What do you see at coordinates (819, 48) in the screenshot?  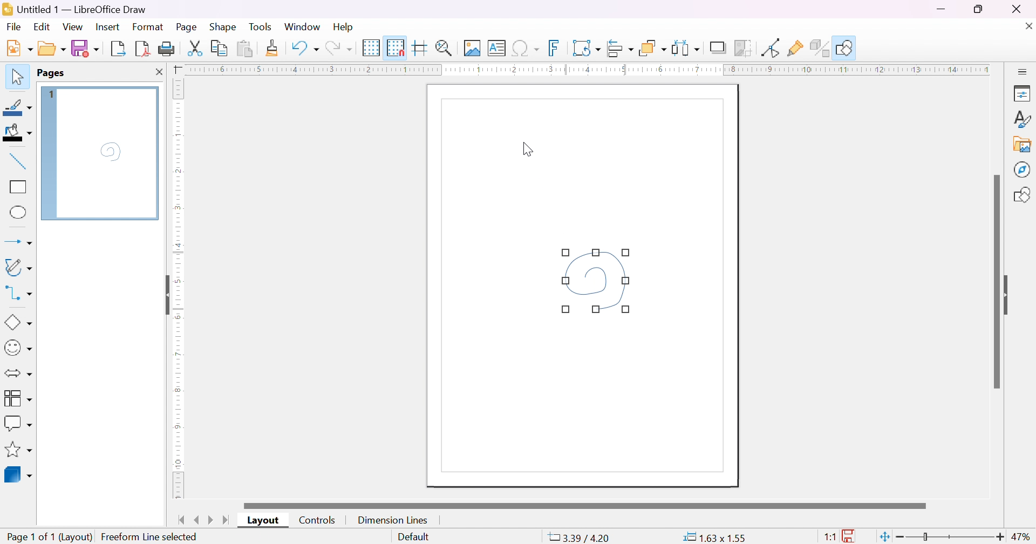 I see `toggle extrusion` at bounding box center [819, 48].